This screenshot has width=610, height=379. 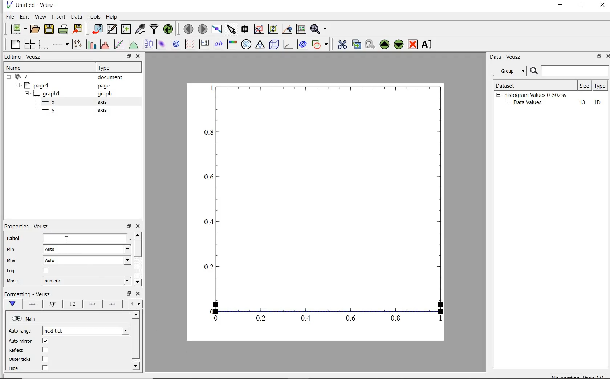 What do you see at coordinates (78, 28) in the screenshot?
I see `export to graphics format` at bounding box center [78, 28].